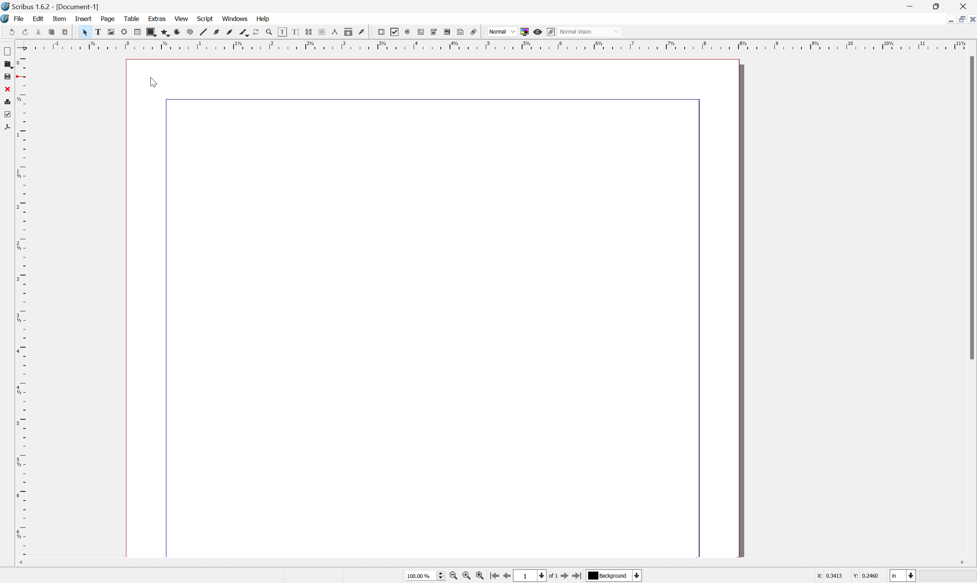  I want to click on open, so click(26, 32).